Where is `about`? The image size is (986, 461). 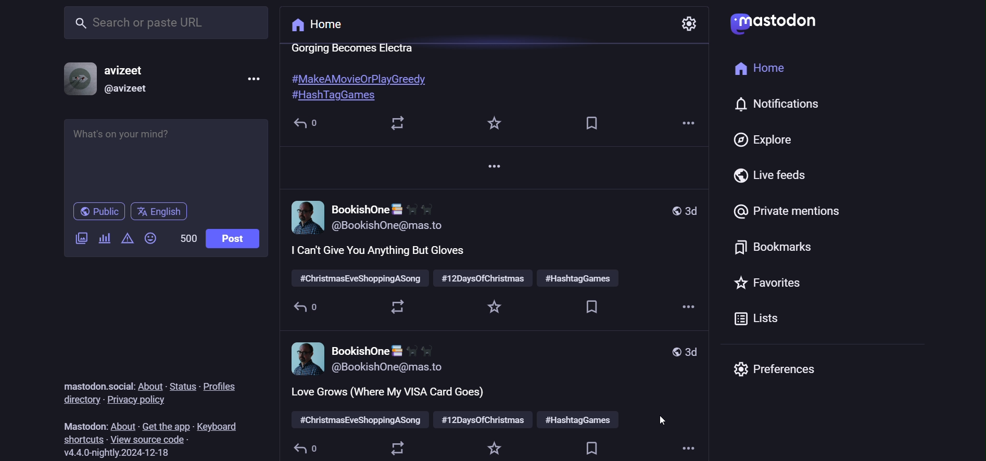 about is located at coordinates (150, 385).